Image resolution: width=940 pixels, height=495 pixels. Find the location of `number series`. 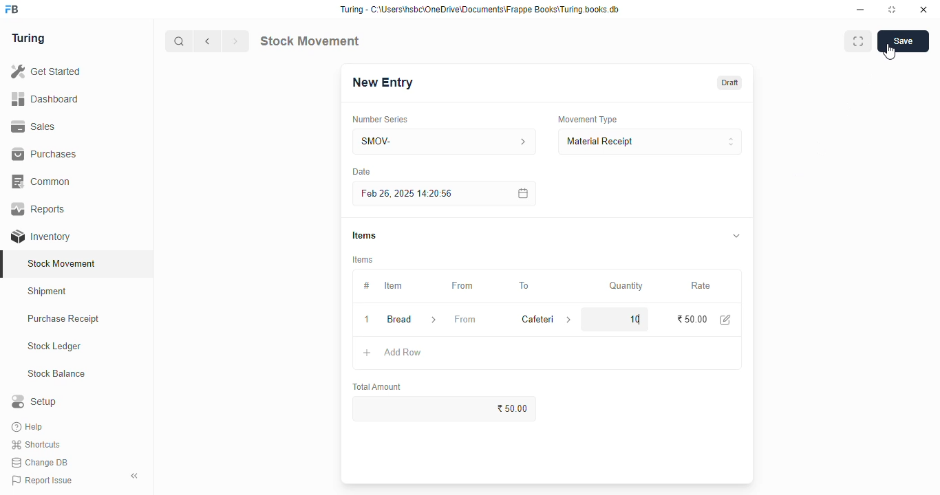

number series is located at coordinates (379, 120).